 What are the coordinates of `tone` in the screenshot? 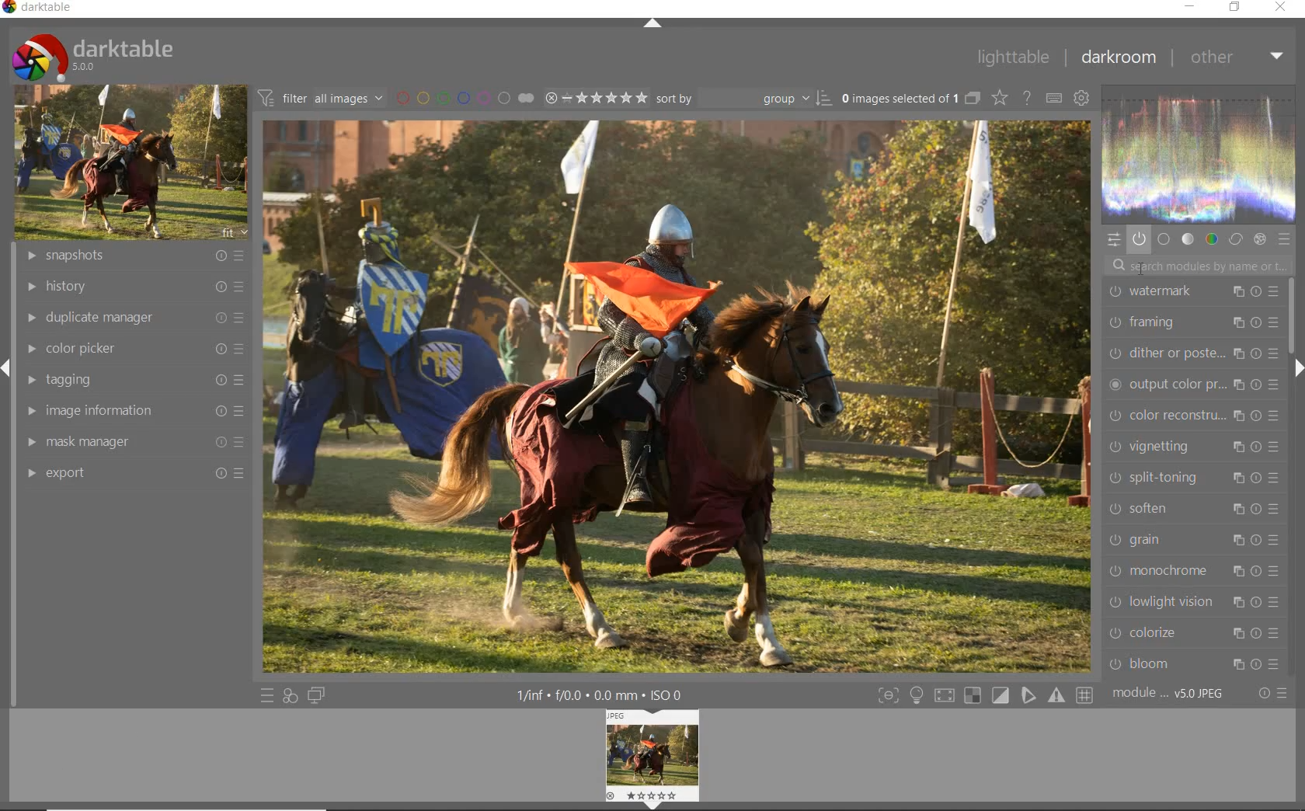 It's located at (1188, 239).